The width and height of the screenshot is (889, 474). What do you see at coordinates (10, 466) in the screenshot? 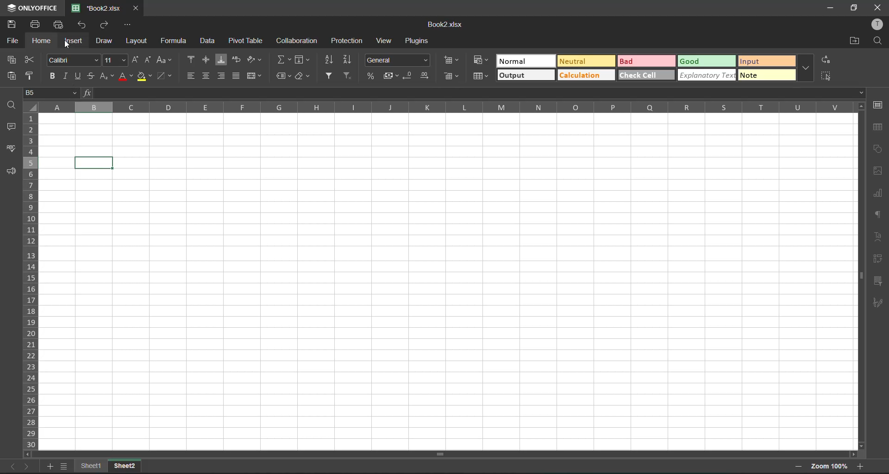
I see `previous` at bounding box center [10, 466].